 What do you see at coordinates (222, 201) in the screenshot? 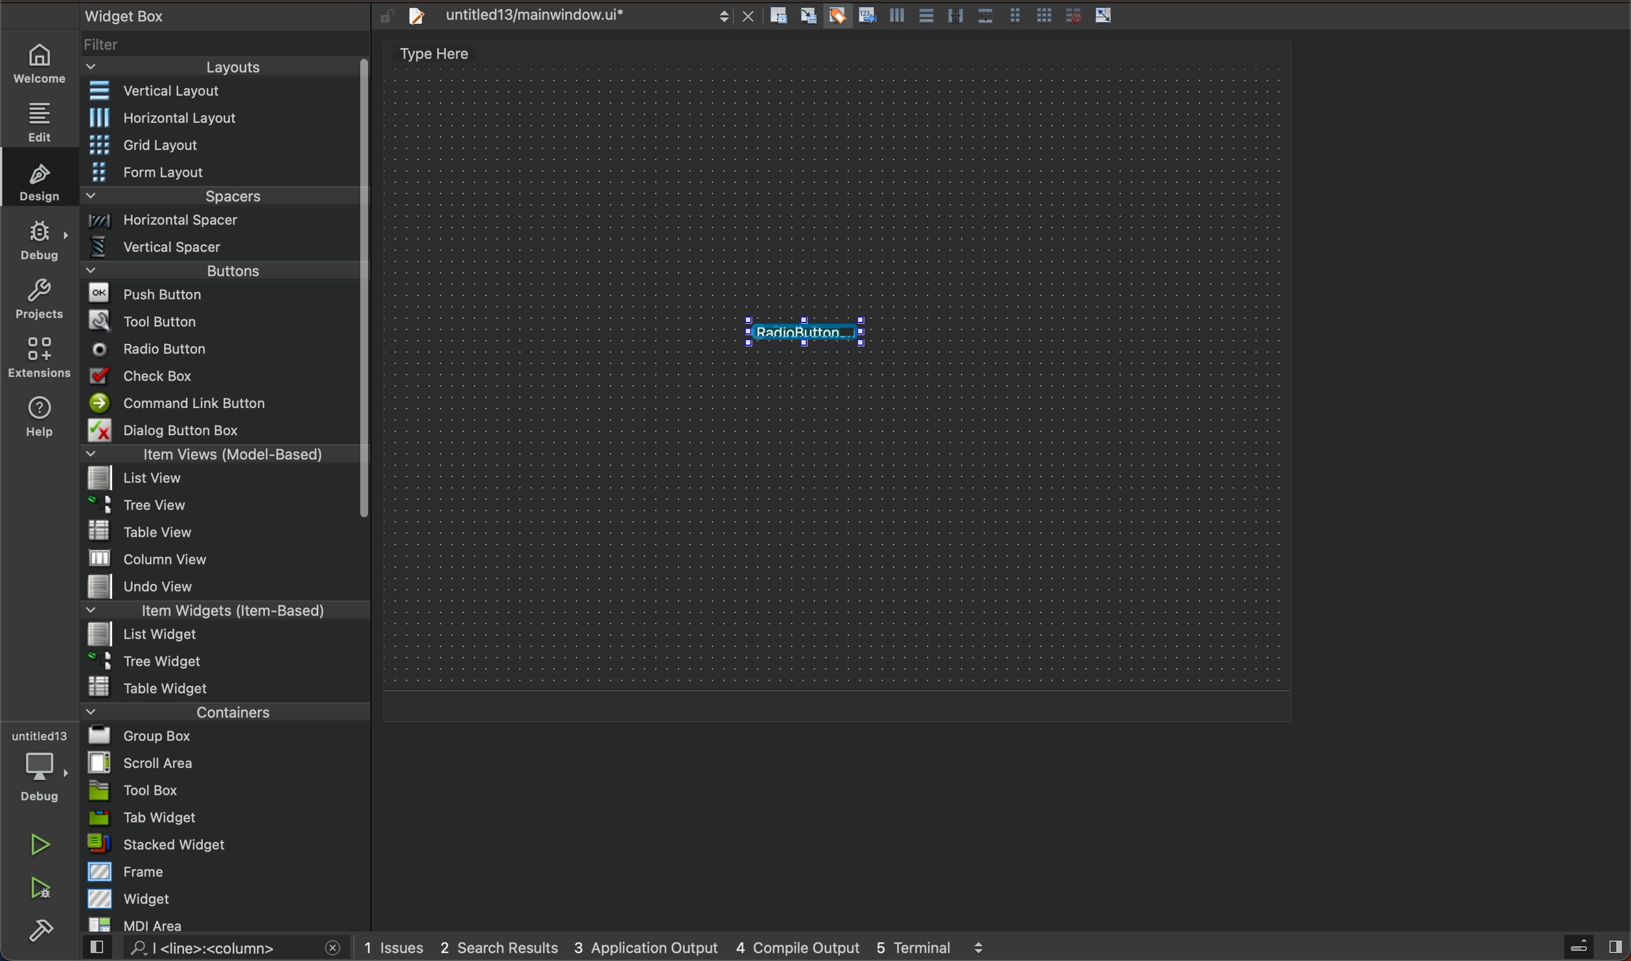
I see `spacers` at bounding box center [222, 201].